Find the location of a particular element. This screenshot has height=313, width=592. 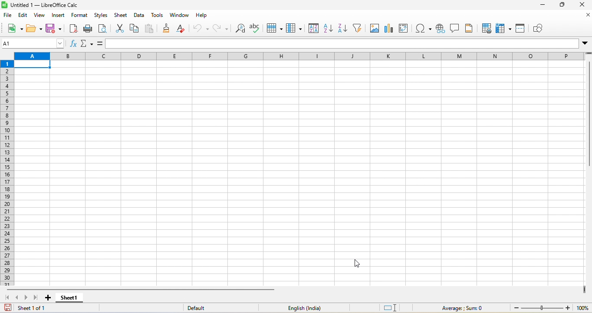

formula bar is located at coordinates (345, 44).